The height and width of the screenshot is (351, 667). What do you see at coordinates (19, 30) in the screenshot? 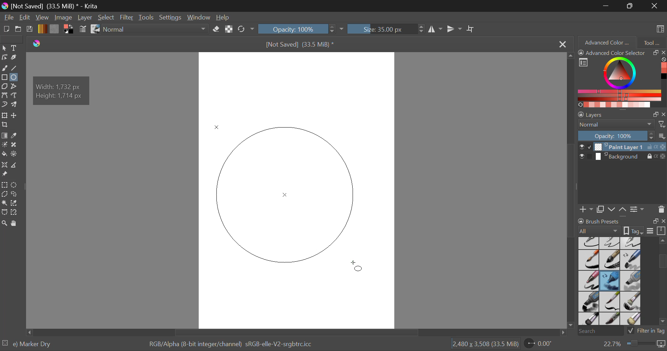
I see `Open` at bounding box center [19, 30].